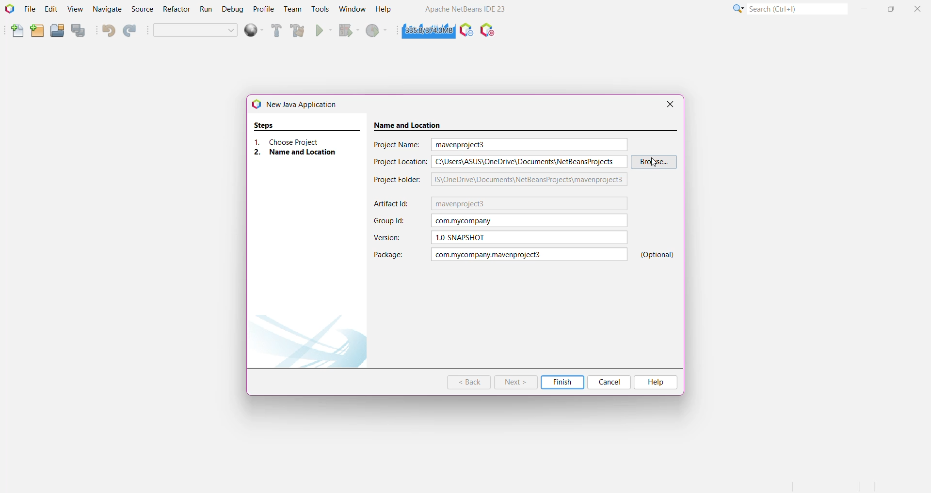 Image resolution: width=931 pixels, height=493 pixels. I want to click on Run, so click(206, 10).